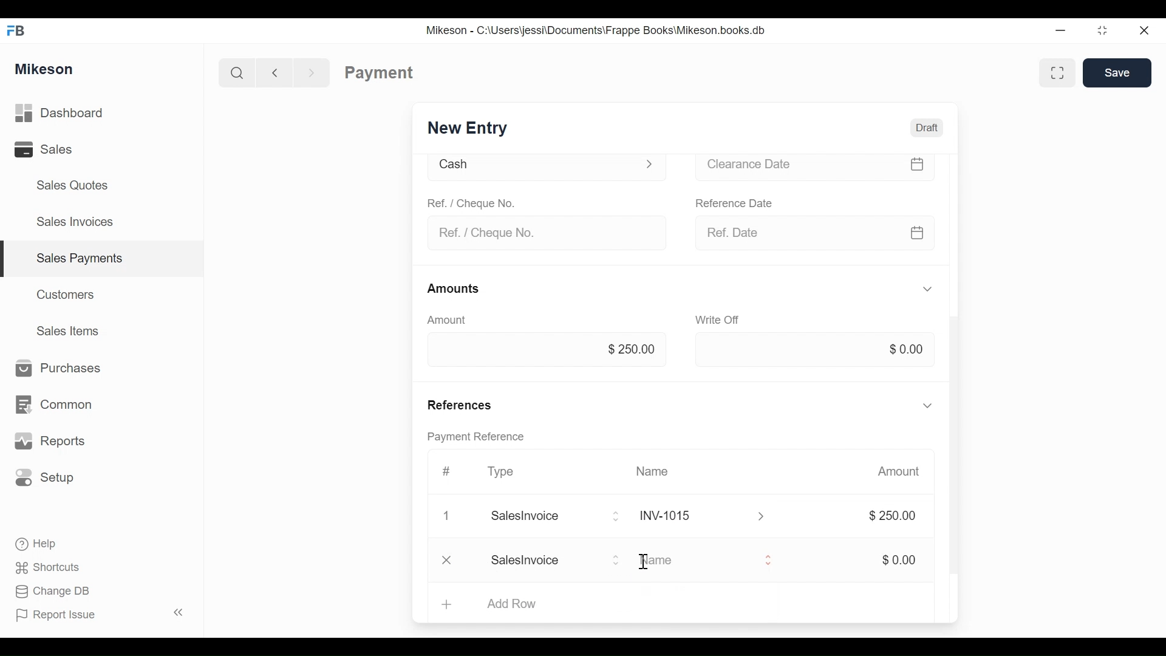  I want to click on Hashtag, so click(446, 473).